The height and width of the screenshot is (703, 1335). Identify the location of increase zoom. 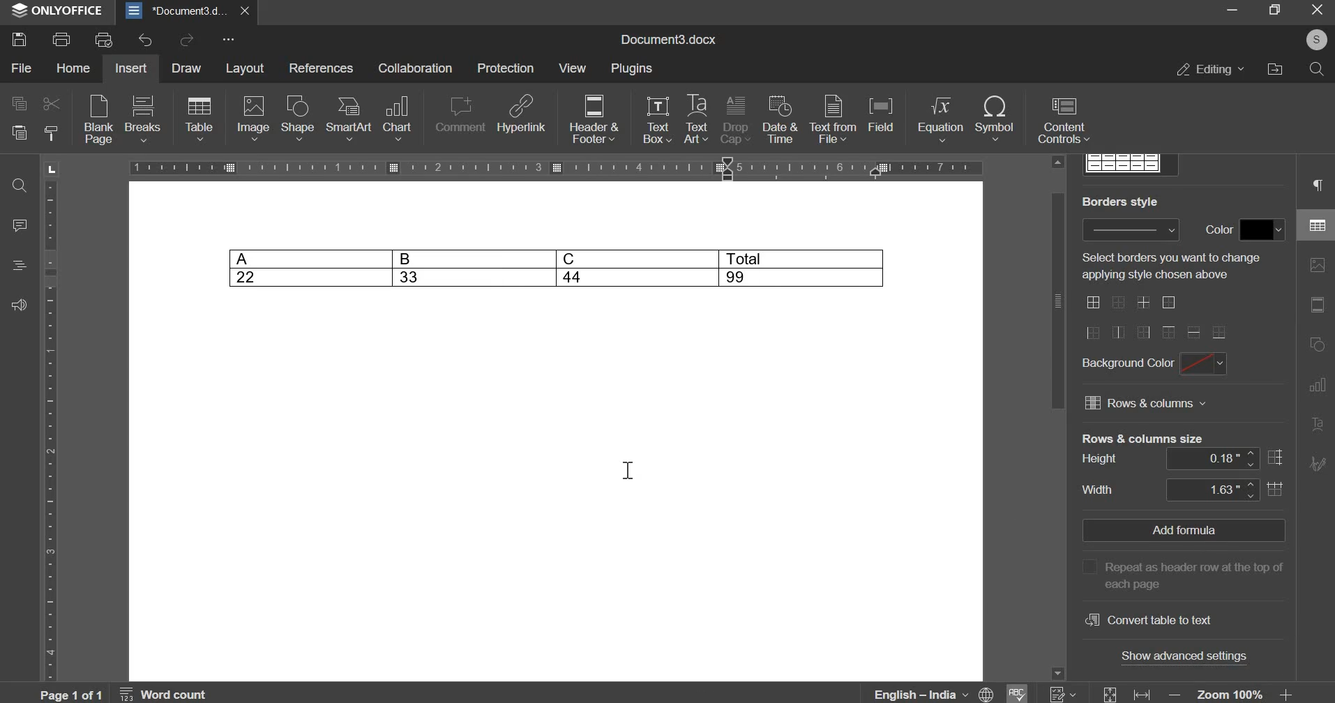
(1285, 693).